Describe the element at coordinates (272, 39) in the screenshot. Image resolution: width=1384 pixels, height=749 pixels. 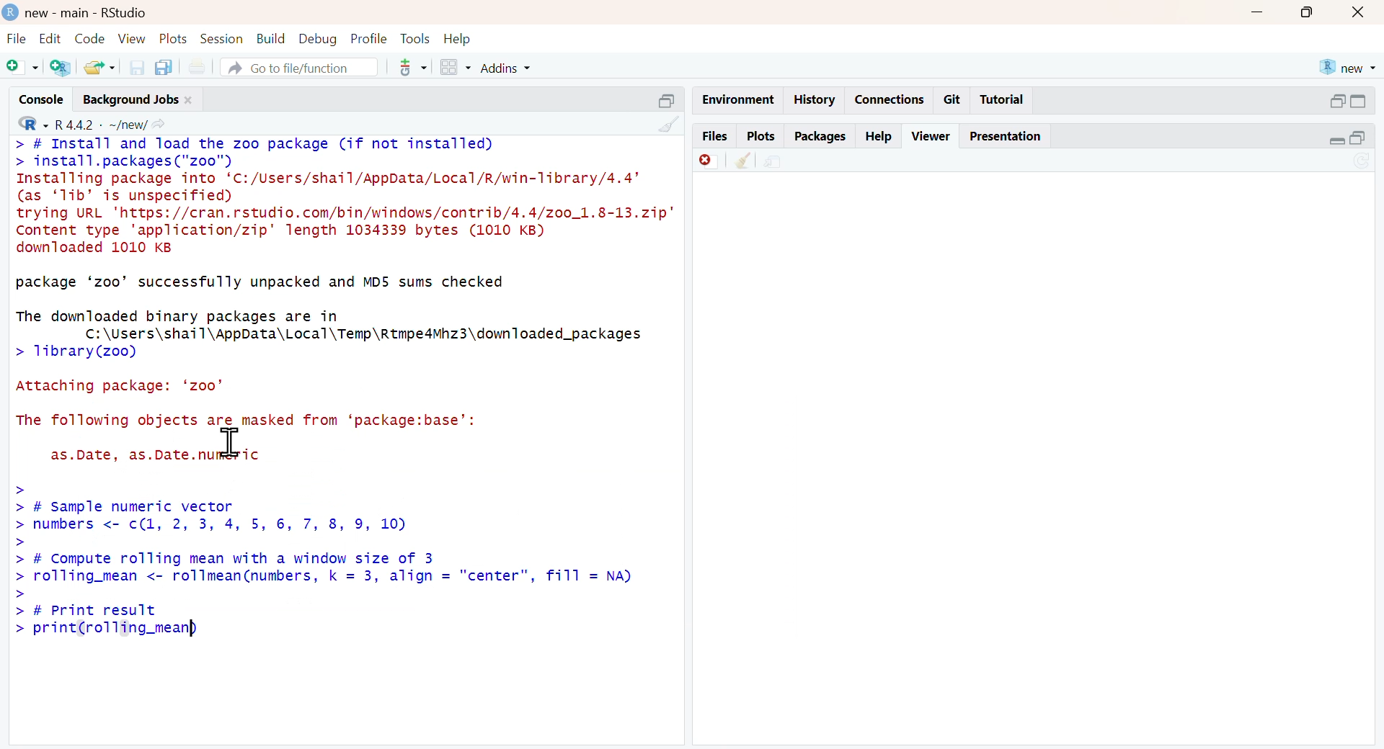
I see `build` at that location.